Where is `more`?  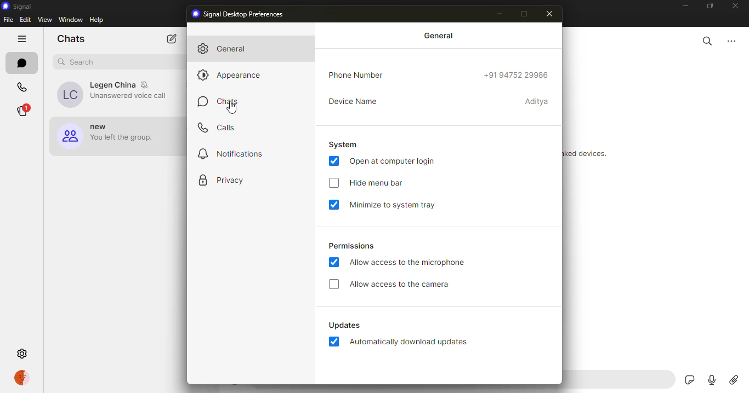 more is located at coordinates (732, 41).